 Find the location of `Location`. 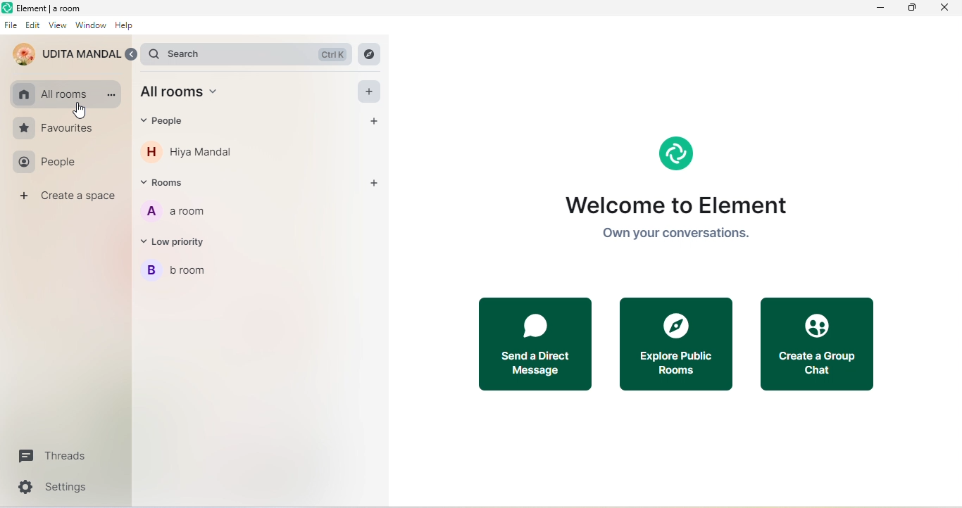

Location is located at coordinates (390, 53).